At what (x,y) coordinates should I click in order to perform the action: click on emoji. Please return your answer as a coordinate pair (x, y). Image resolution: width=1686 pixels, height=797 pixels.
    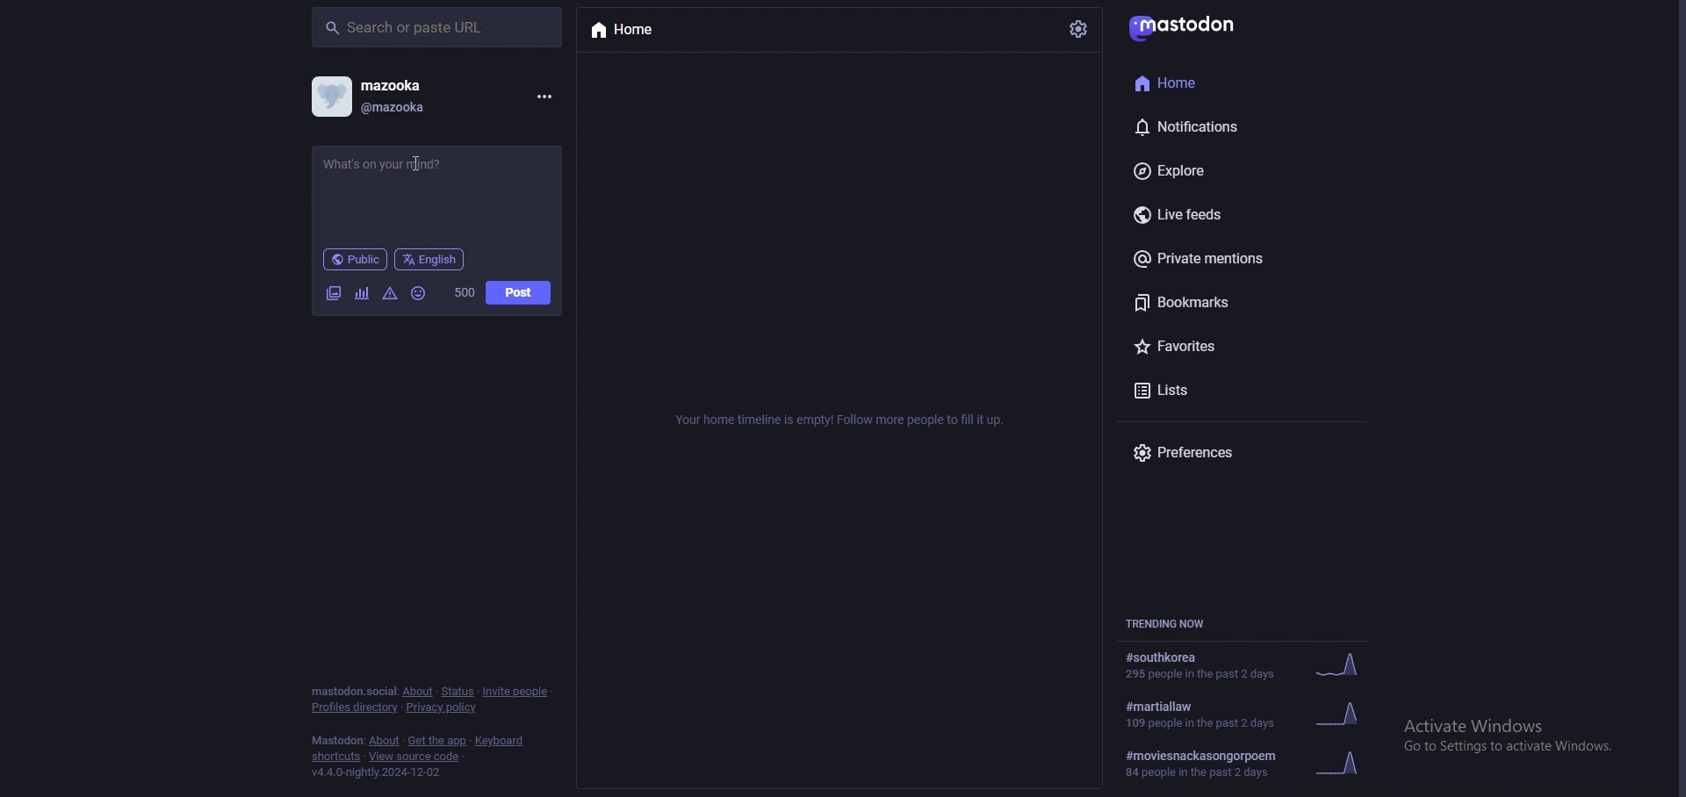
    Looking at the image, I should click on (419, 293).